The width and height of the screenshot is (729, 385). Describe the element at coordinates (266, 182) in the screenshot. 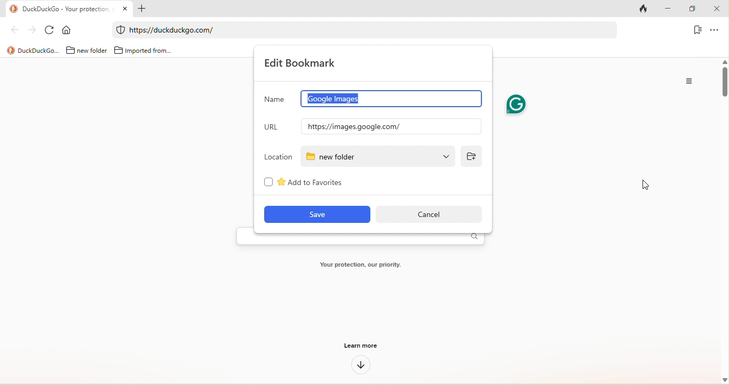

I see `checkbox` at that location.